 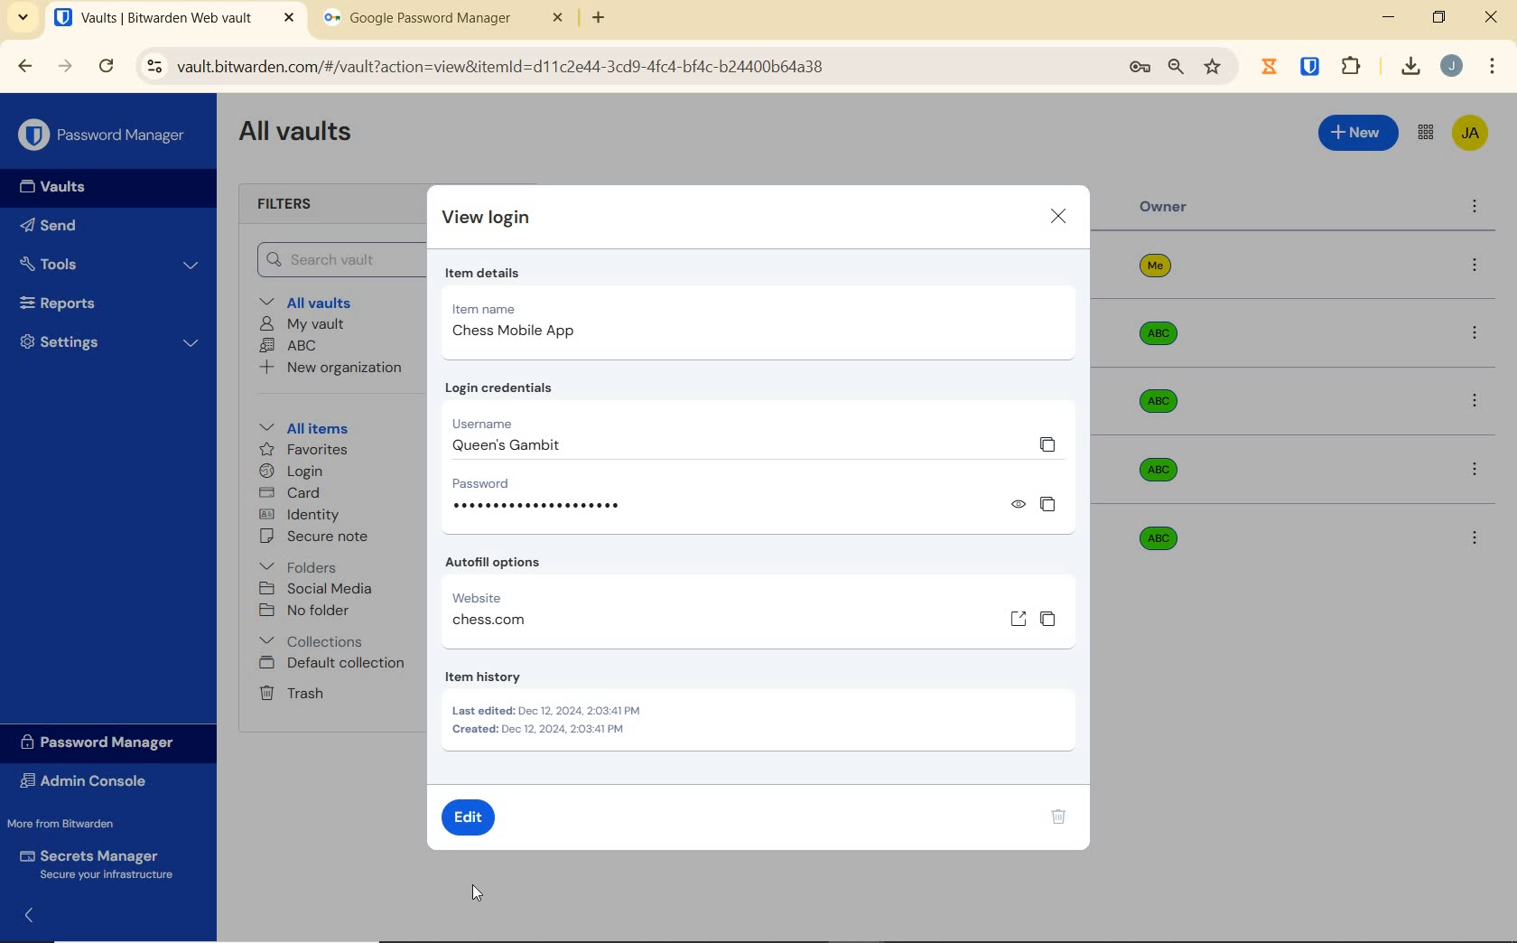 I want to click on view login, so click(x=490, y=220).